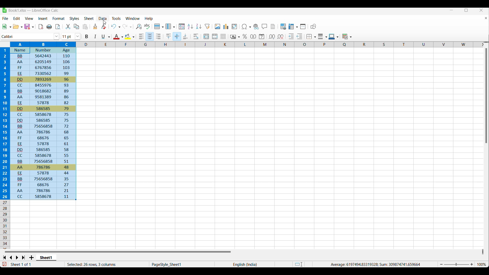 Image resolution: width=489 pixels, height=275 pixels. I want to click on Merge and center or unmerge, so click(207, 36).